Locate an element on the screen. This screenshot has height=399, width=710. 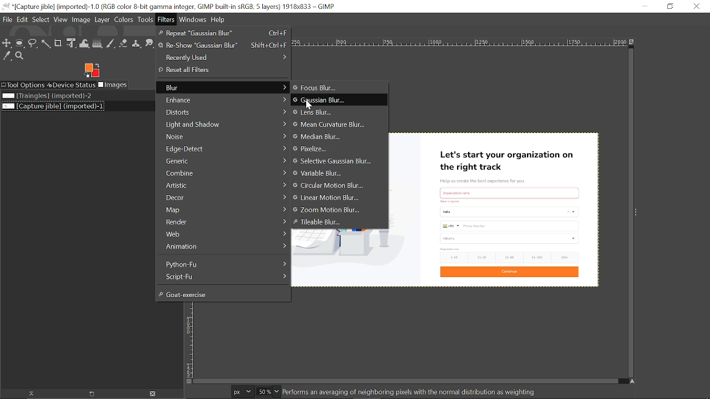
Map is located at coordinates (222, 209).